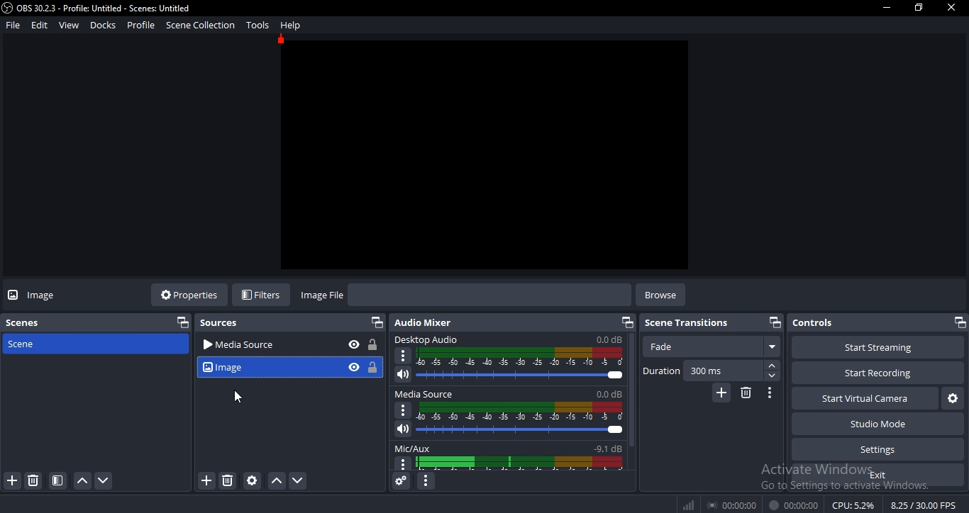 The image size is (969, 513). Describe the element at coordinates (226, 481) in the screenshot. I see `remove sources` at that location.